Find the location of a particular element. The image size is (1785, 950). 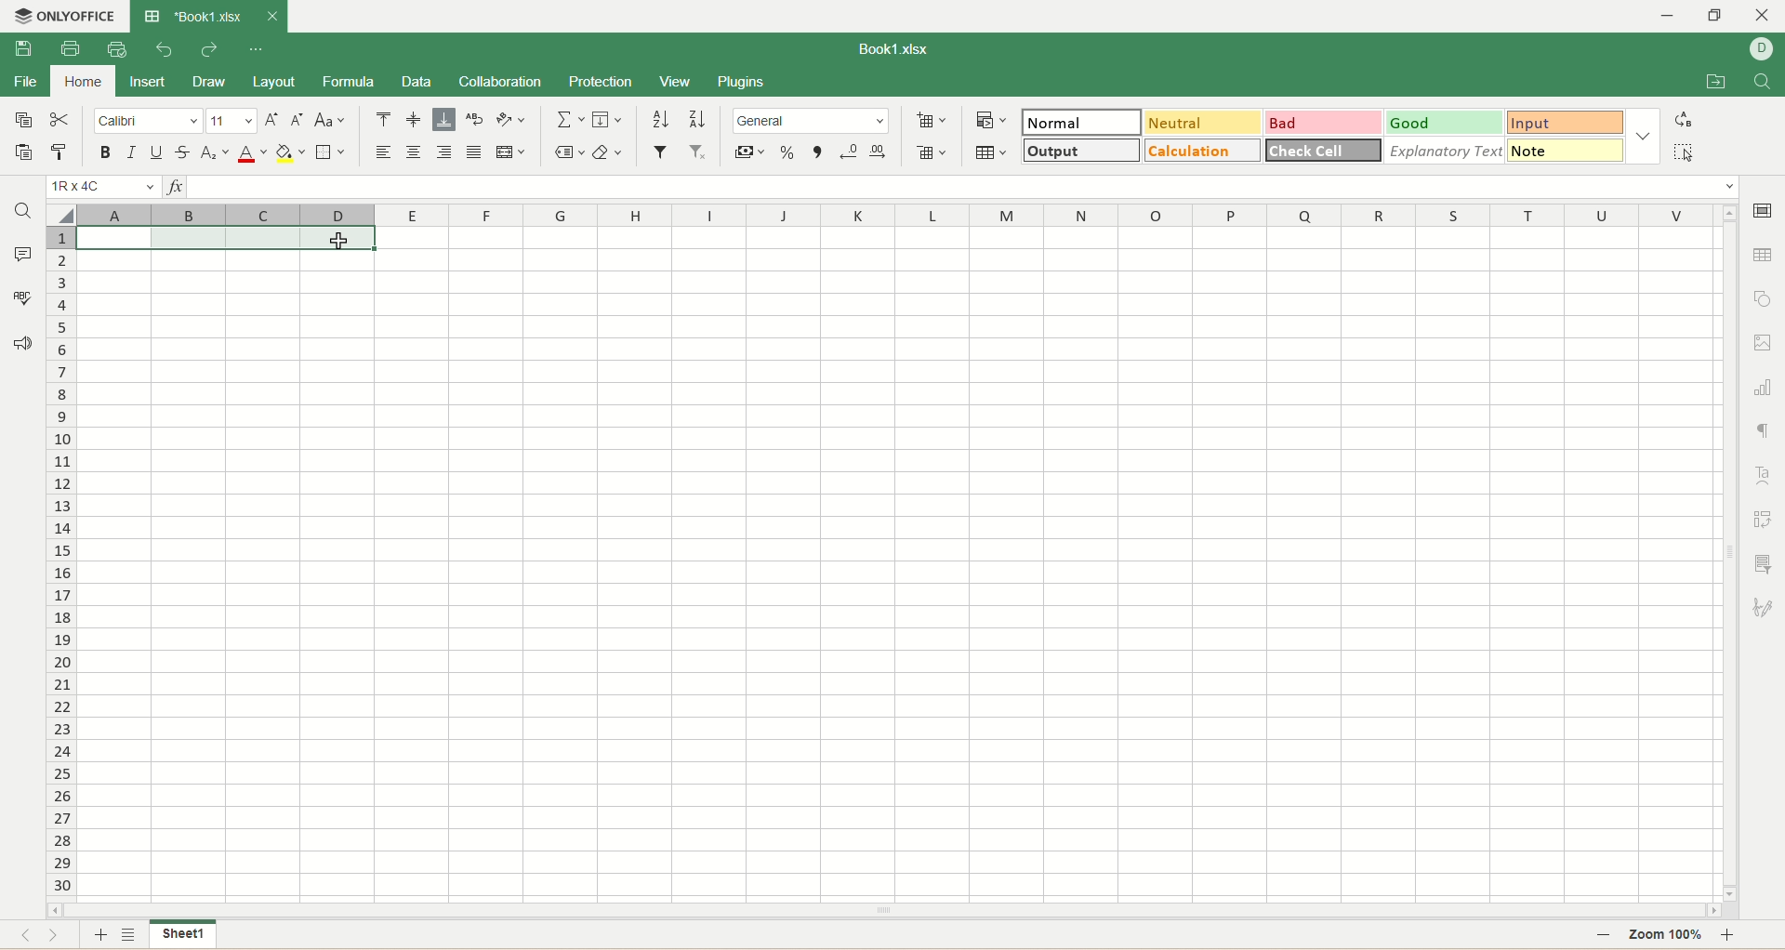

currency format is located at coordinates (750, 150).